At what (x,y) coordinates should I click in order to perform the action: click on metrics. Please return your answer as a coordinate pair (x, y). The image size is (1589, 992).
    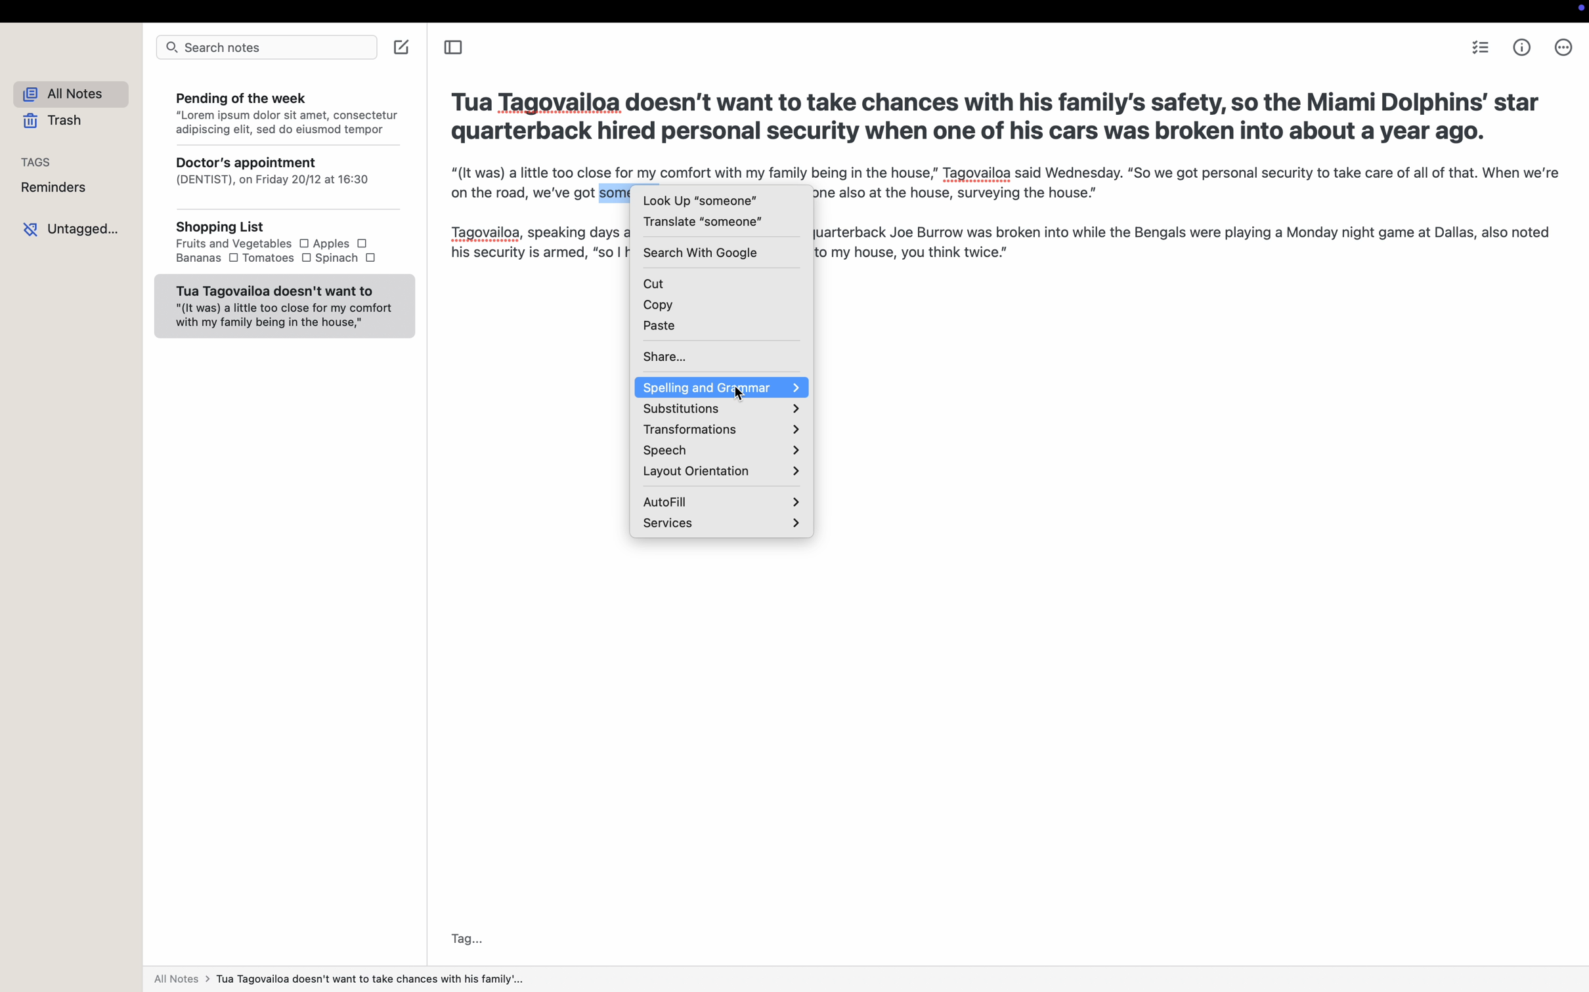
    Looking at the image, I should click on (1523, 47).